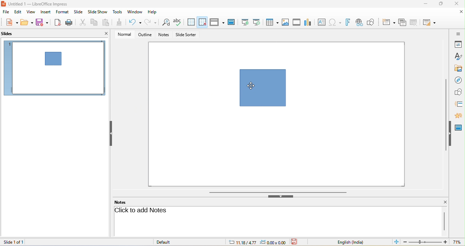 This screenshot has height=246, width=465. I want to click on zoom, so click(433, 242).